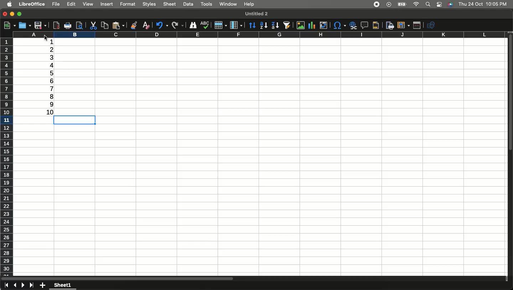 The width and height of the screenshot is (513, 290). What do you see at coordinates (135, 25) in the screenshot?
I see `Clone formatting` at bounding box center [135, 25].